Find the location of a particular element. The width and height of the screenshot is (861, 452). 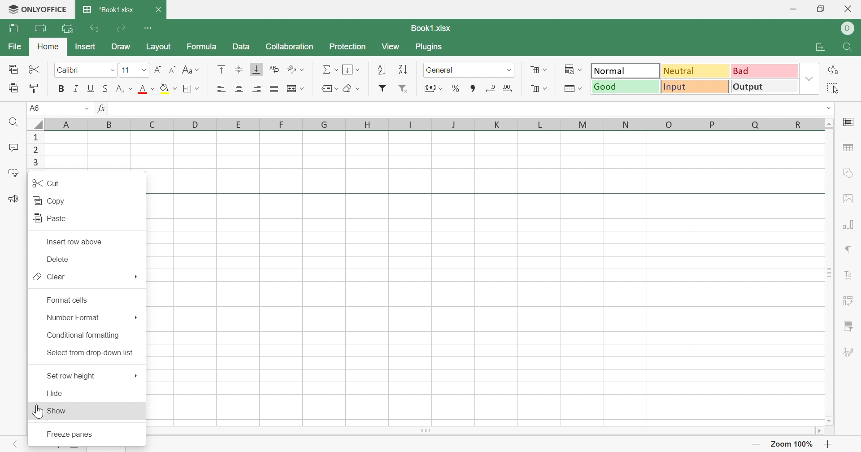

Find is located at coordinates (14, 123).